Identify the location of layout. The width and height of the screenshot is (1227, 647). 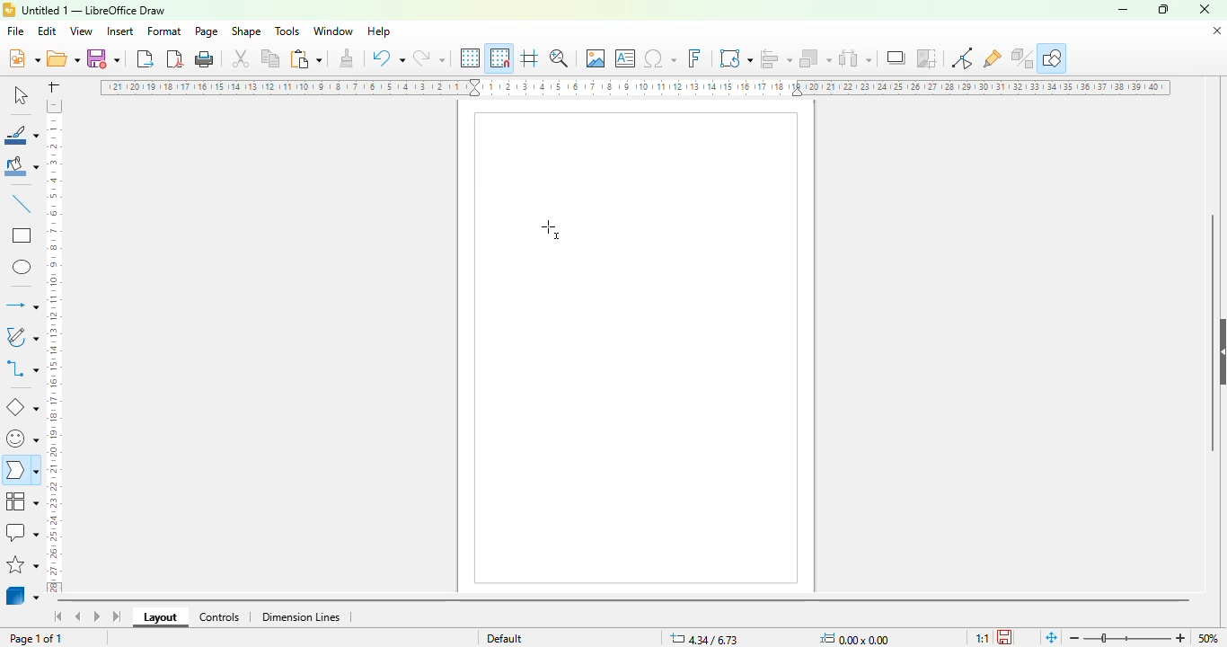
(160, 617).